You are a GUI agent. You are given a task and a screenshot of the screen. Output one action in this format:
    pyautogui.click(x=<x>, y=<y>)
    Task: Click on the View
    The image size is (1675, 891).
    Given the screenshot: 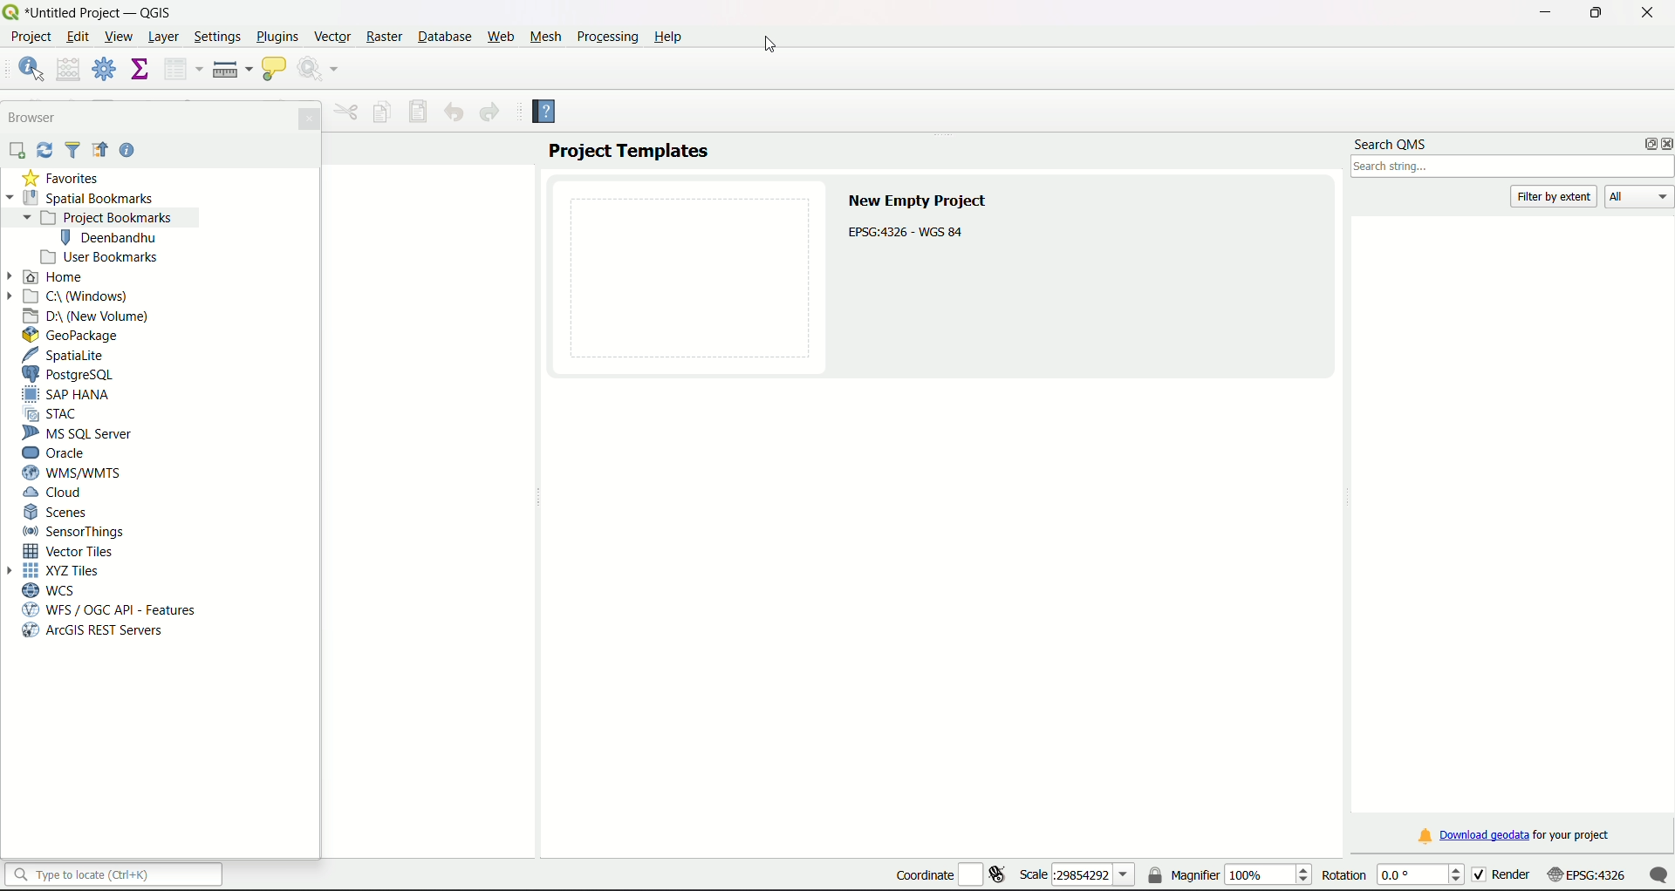 What is the action you would take?
    pyautogui.click(x=121, y=39)
    